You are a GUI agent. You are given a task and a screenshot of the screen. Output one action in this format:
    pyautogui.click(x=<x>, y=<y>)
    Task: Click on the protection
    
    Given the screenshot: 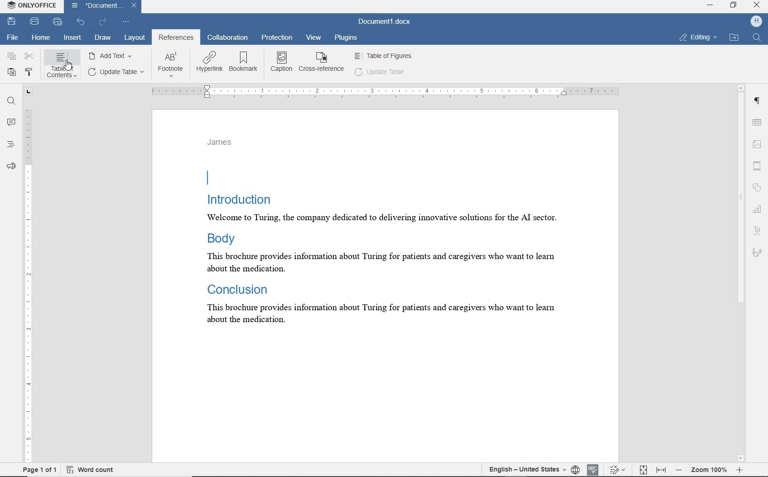 What is the action you would take?
    pyautogui.click(x=277, y=37)
    